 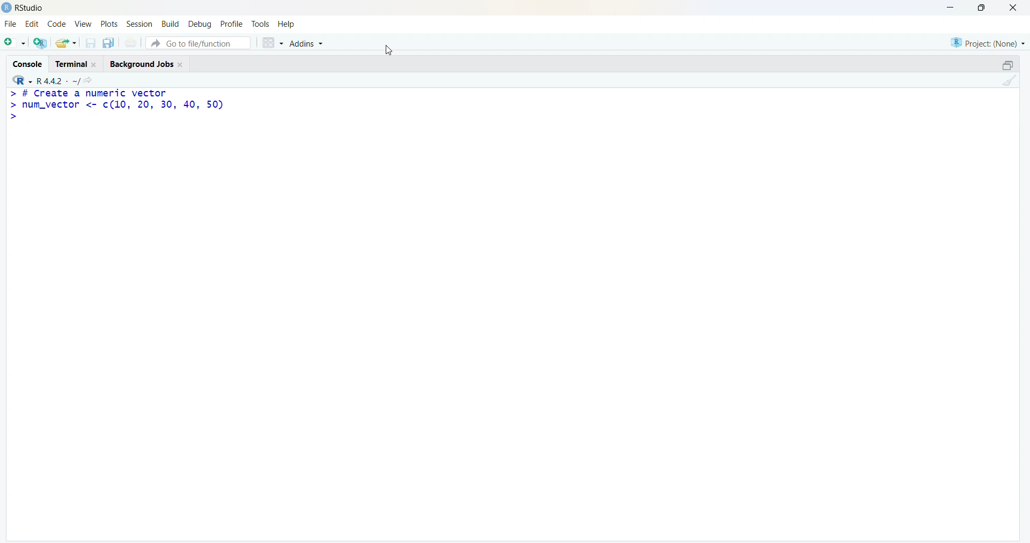 What do you see at coordinates (1014, 7) in the screenshot?
I see `close` at bounding box center [1014, 7].